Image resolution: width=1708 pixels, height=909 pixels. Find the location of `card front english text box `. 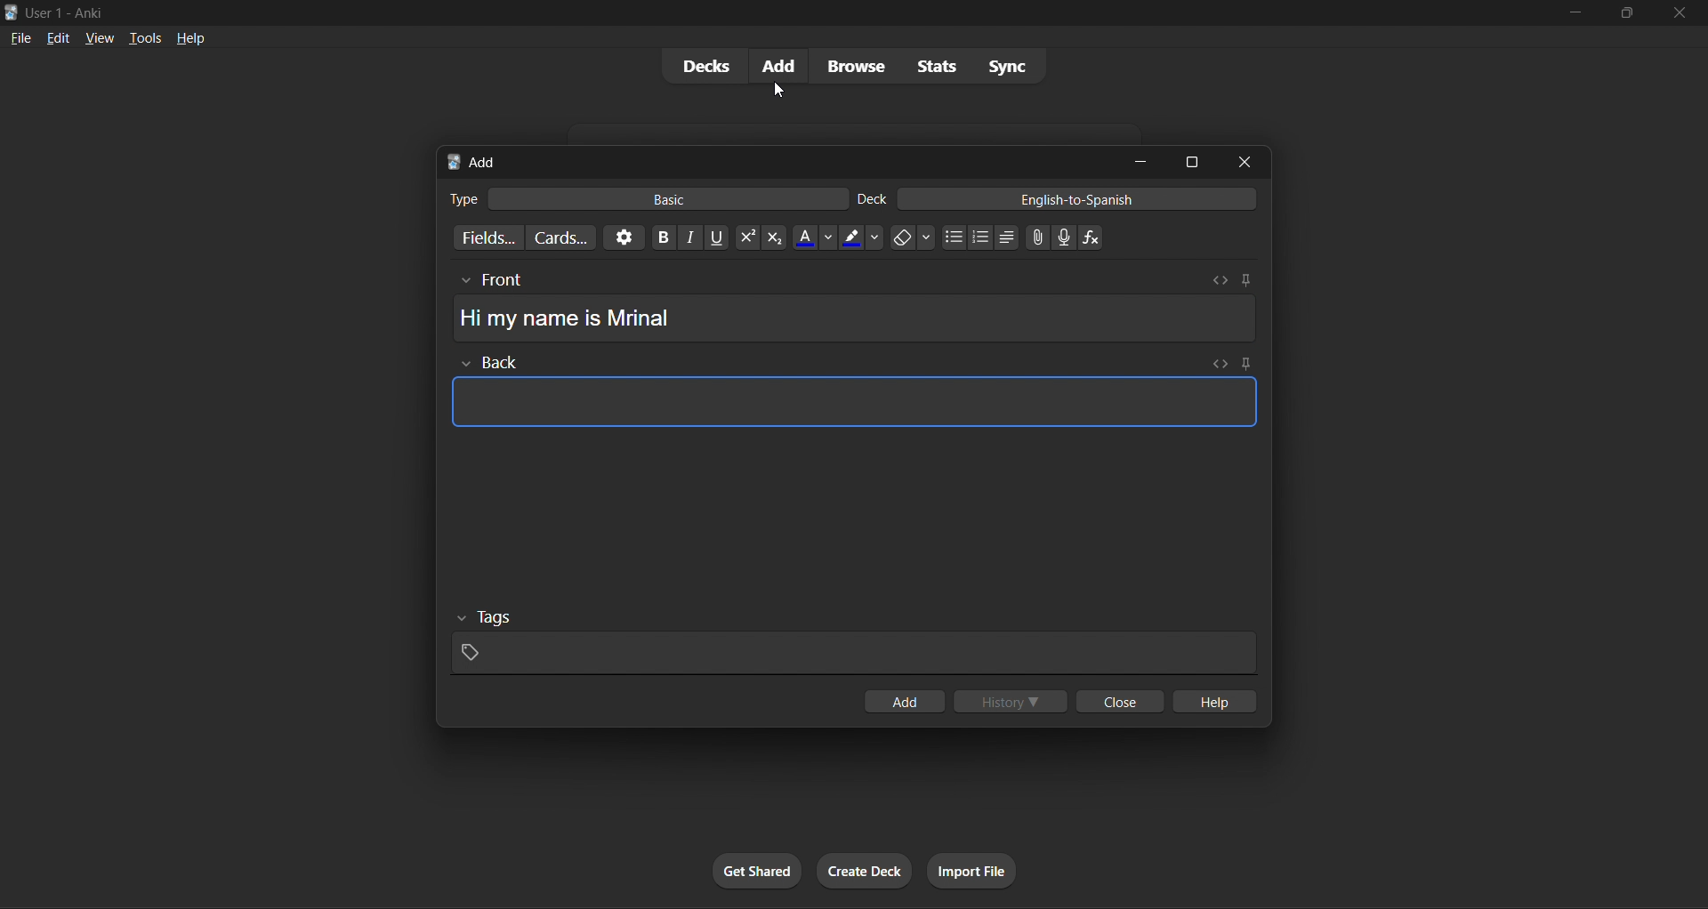

card front english text box  is located at coordinates (852, 308).